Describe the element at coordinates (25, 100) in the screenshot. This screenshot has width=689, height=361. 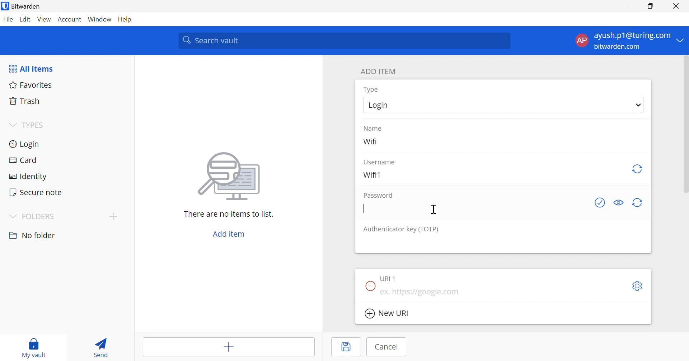
I see `Trash` at that location.